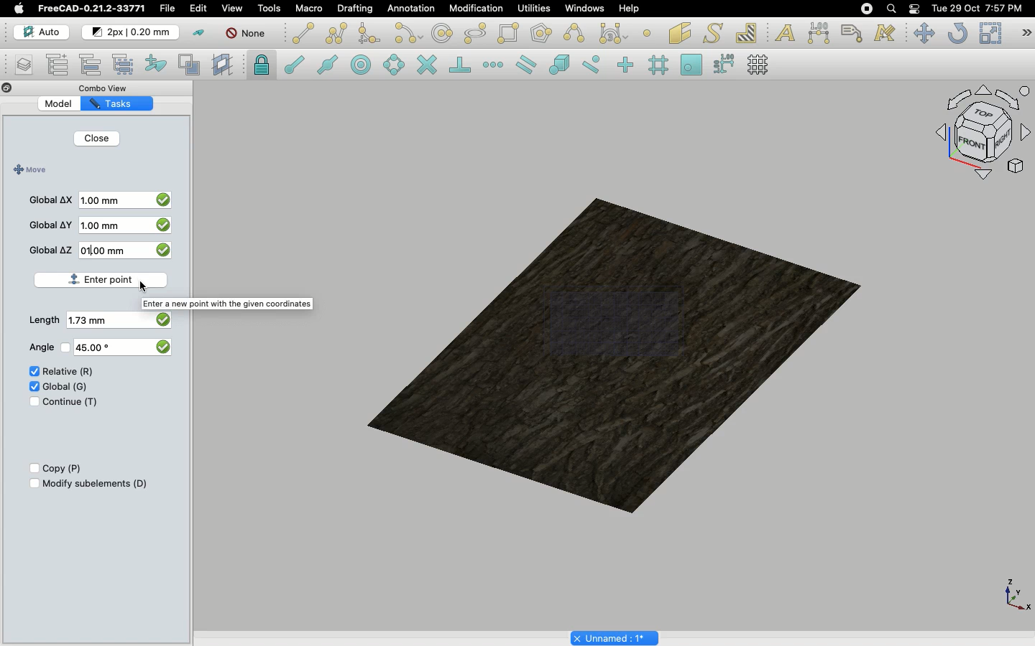 The image size is (1035, 646). What do you see at coordinates (51, 250) in the screenshot?
I see `Global Z` at bounding box center [51, 250].